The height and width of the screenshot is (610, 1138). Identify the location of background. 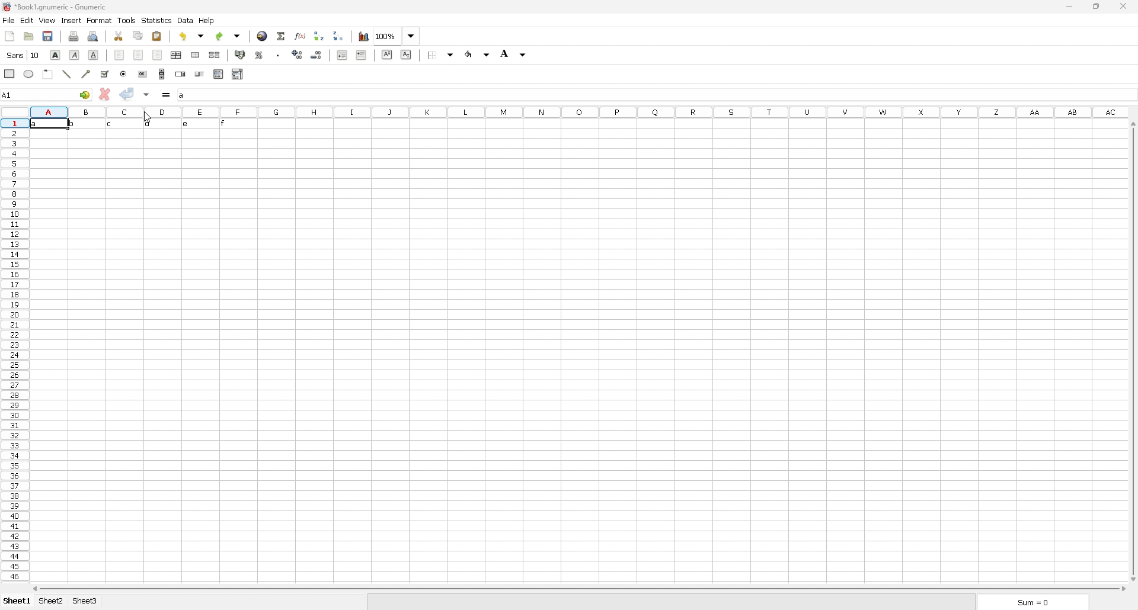
(514, 53).